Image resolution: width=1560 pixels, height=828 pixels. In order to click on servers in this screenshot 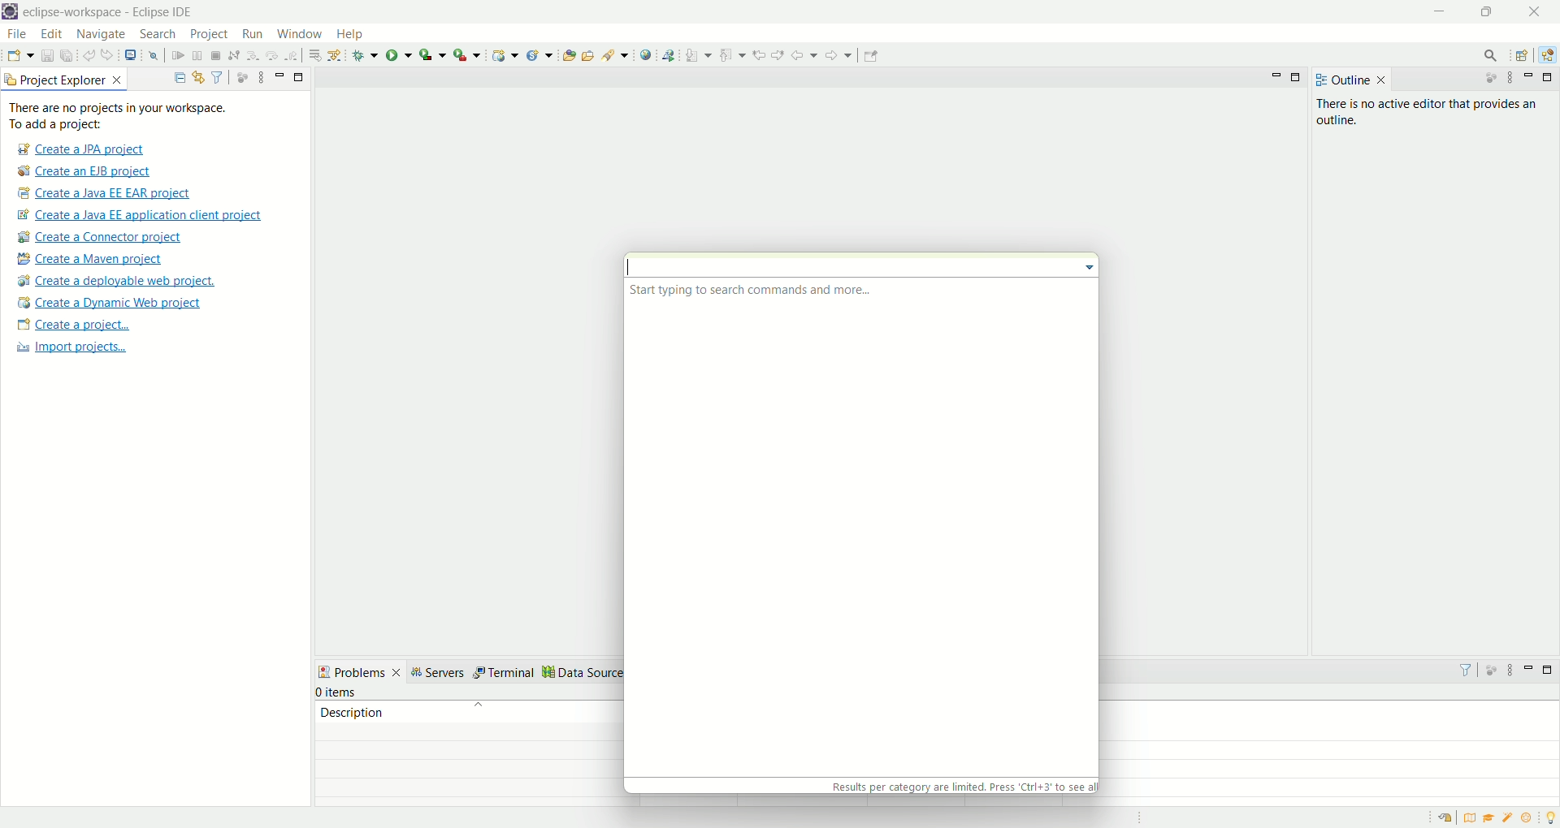, I will do `click(440, 672)`.